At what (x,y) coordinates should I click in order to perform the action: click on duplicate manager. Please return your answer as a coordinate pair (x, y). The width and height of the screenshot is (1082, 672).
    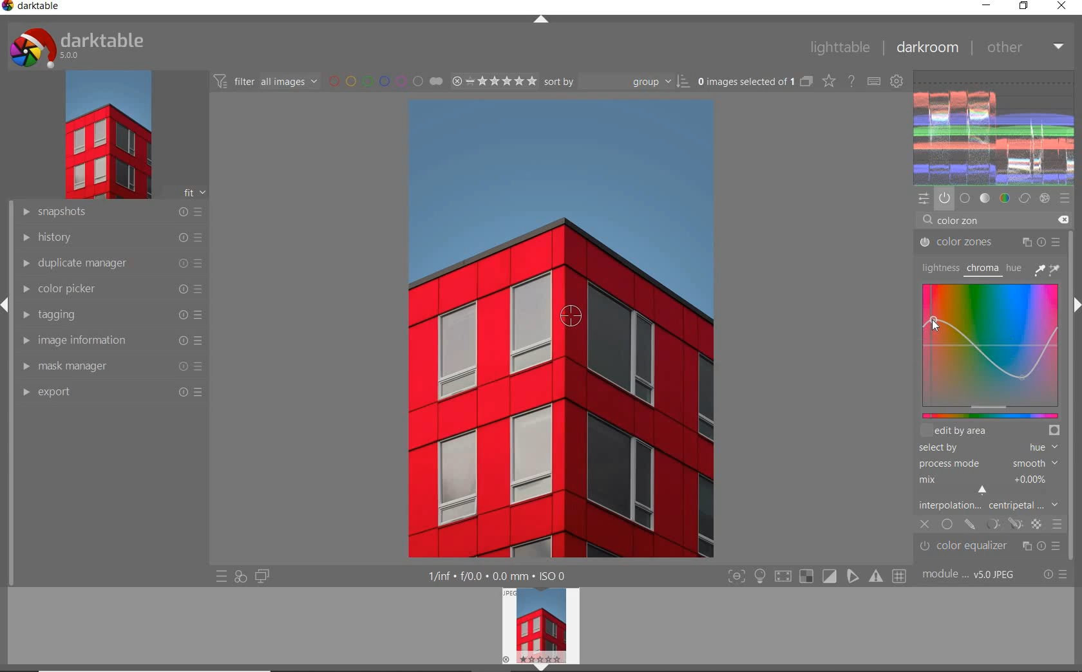
    Looking at the image, I should click on (108, 265).